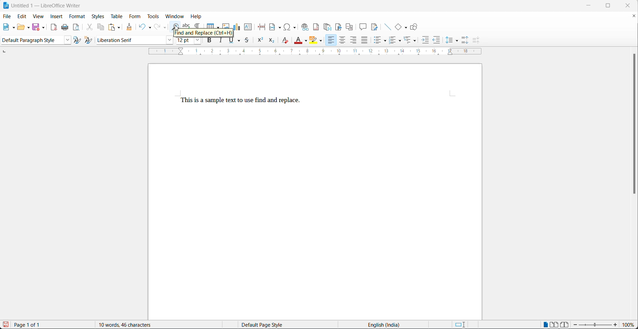 The image size is (638, 329). Describe the element at coordinates (119, 27) in the screenshot. I see `paste options` at that location.